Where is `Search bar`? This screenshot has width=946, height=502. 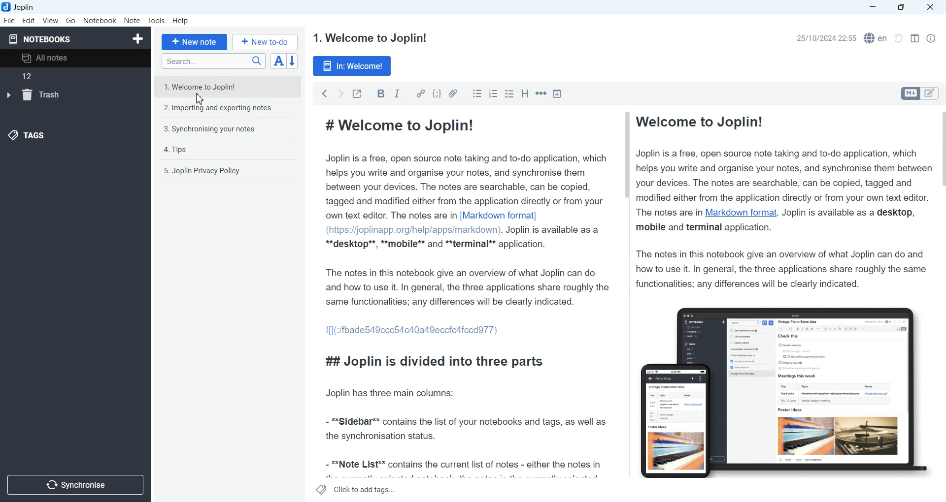 Search bar is located at coordinates (213, 61).